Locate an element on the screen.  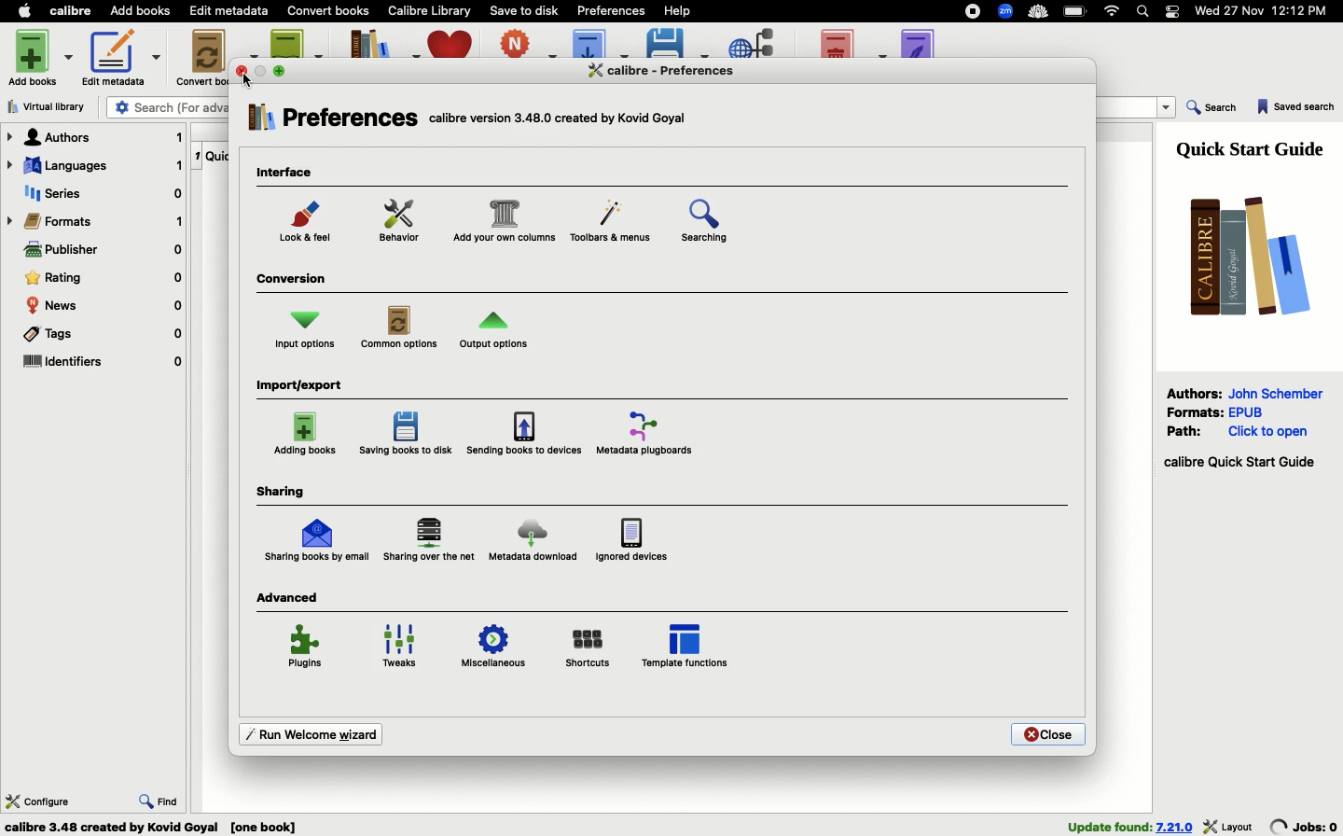
Search is located at coordinates (1212, 109).